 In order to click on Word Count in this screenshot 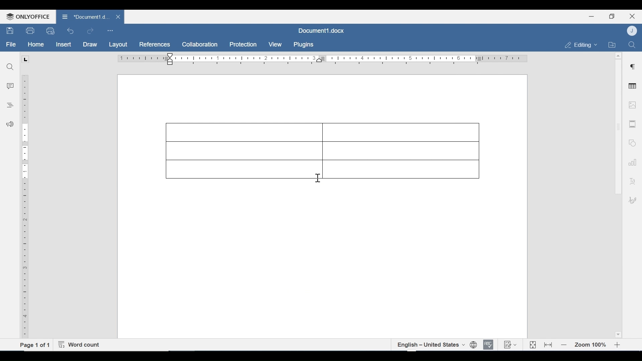, I will do `click(81, 345)`.